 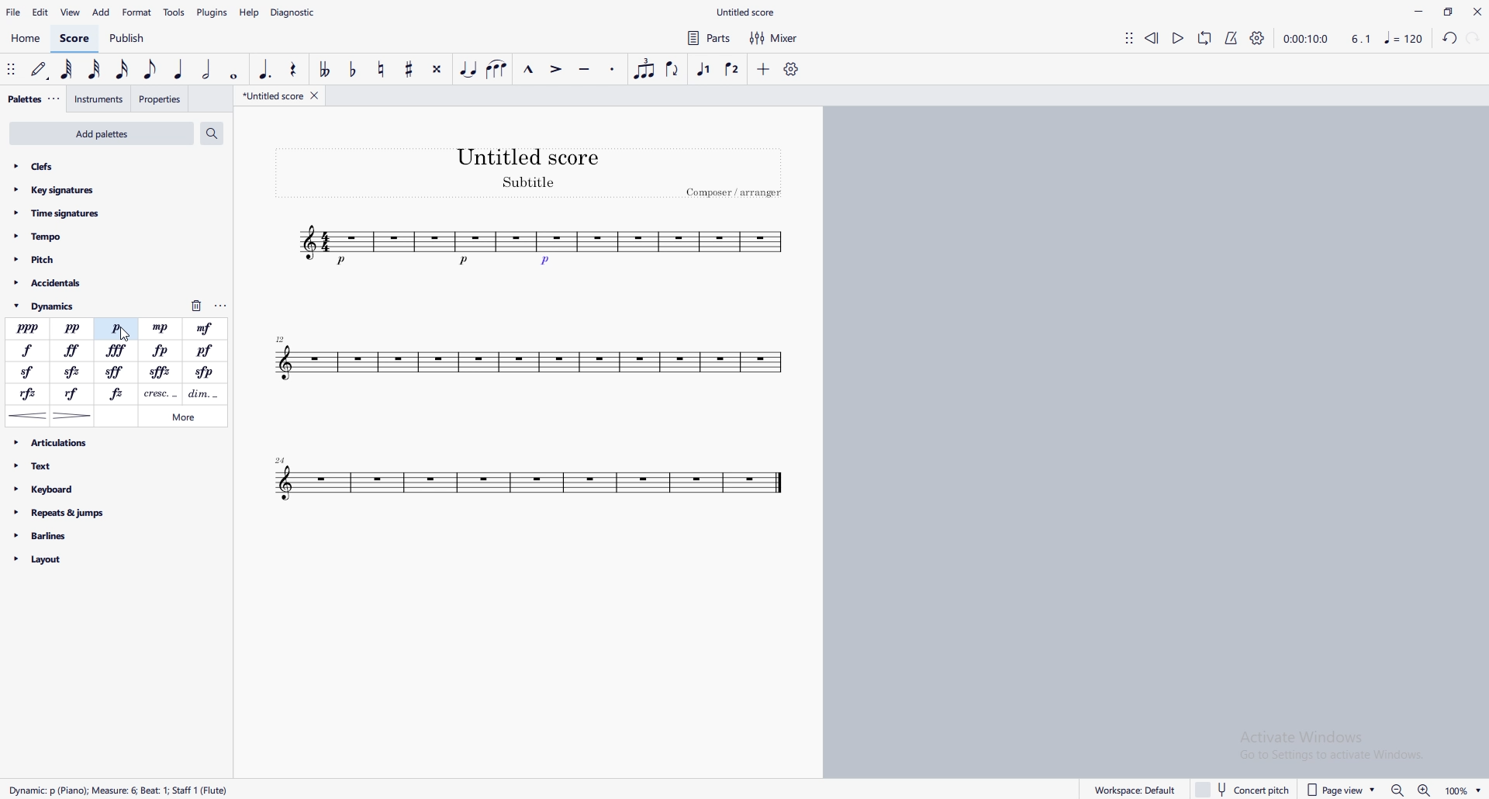 I want to click on rinforzando, so click(x=27, y=394).